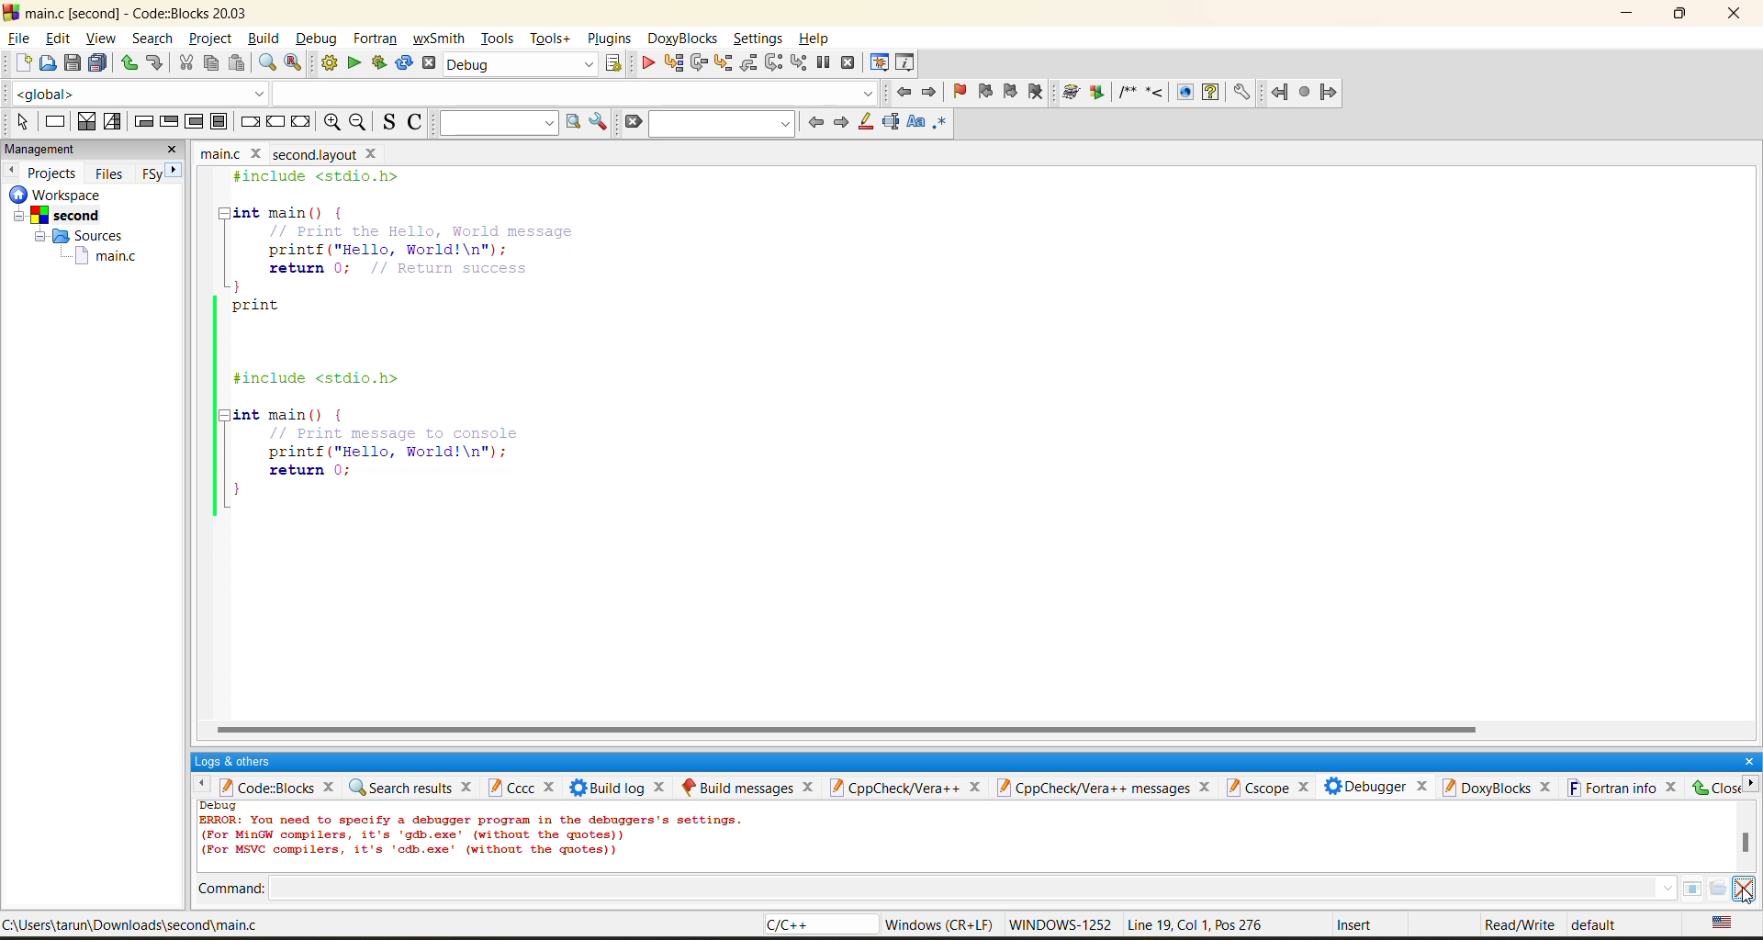 Image resolution: width=1763 pixels, height=940 pixels. I want to click on projects, so click(55, 172).